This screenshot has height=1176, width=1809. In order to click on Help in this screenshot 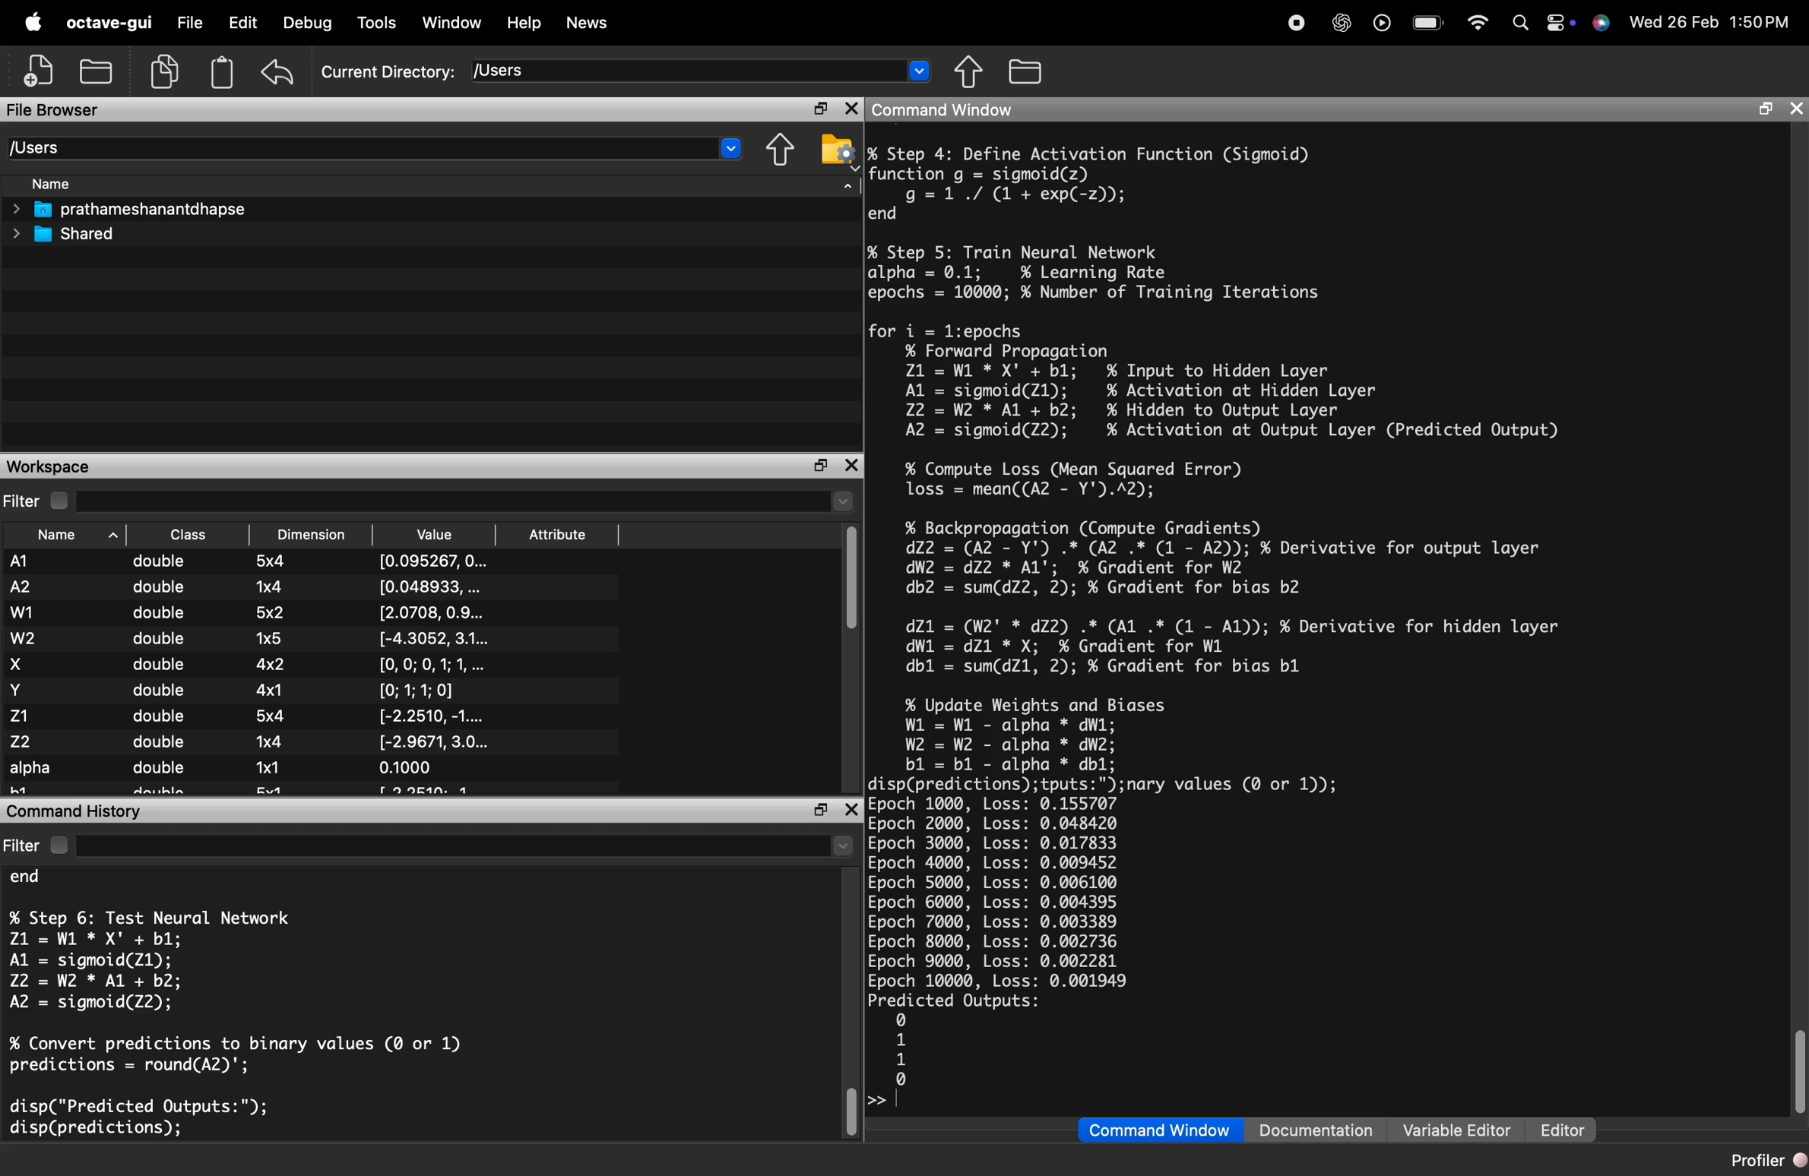, I will do `click(524, 23)`.